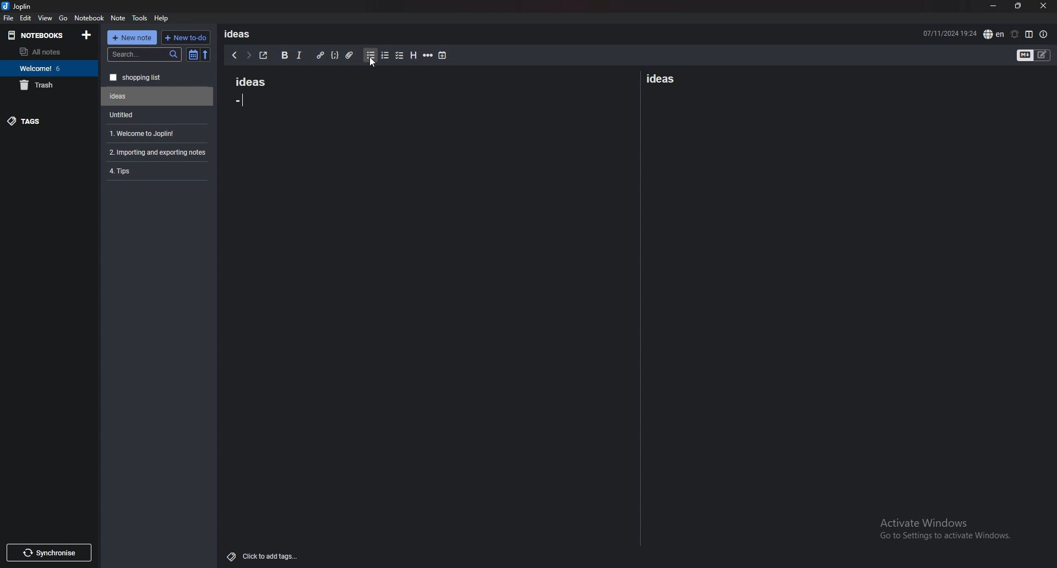 This screenshot has height=568, width=1057. Describe the element at coordinates (1018, 7) in the screenshot. I see `resize` at that location.